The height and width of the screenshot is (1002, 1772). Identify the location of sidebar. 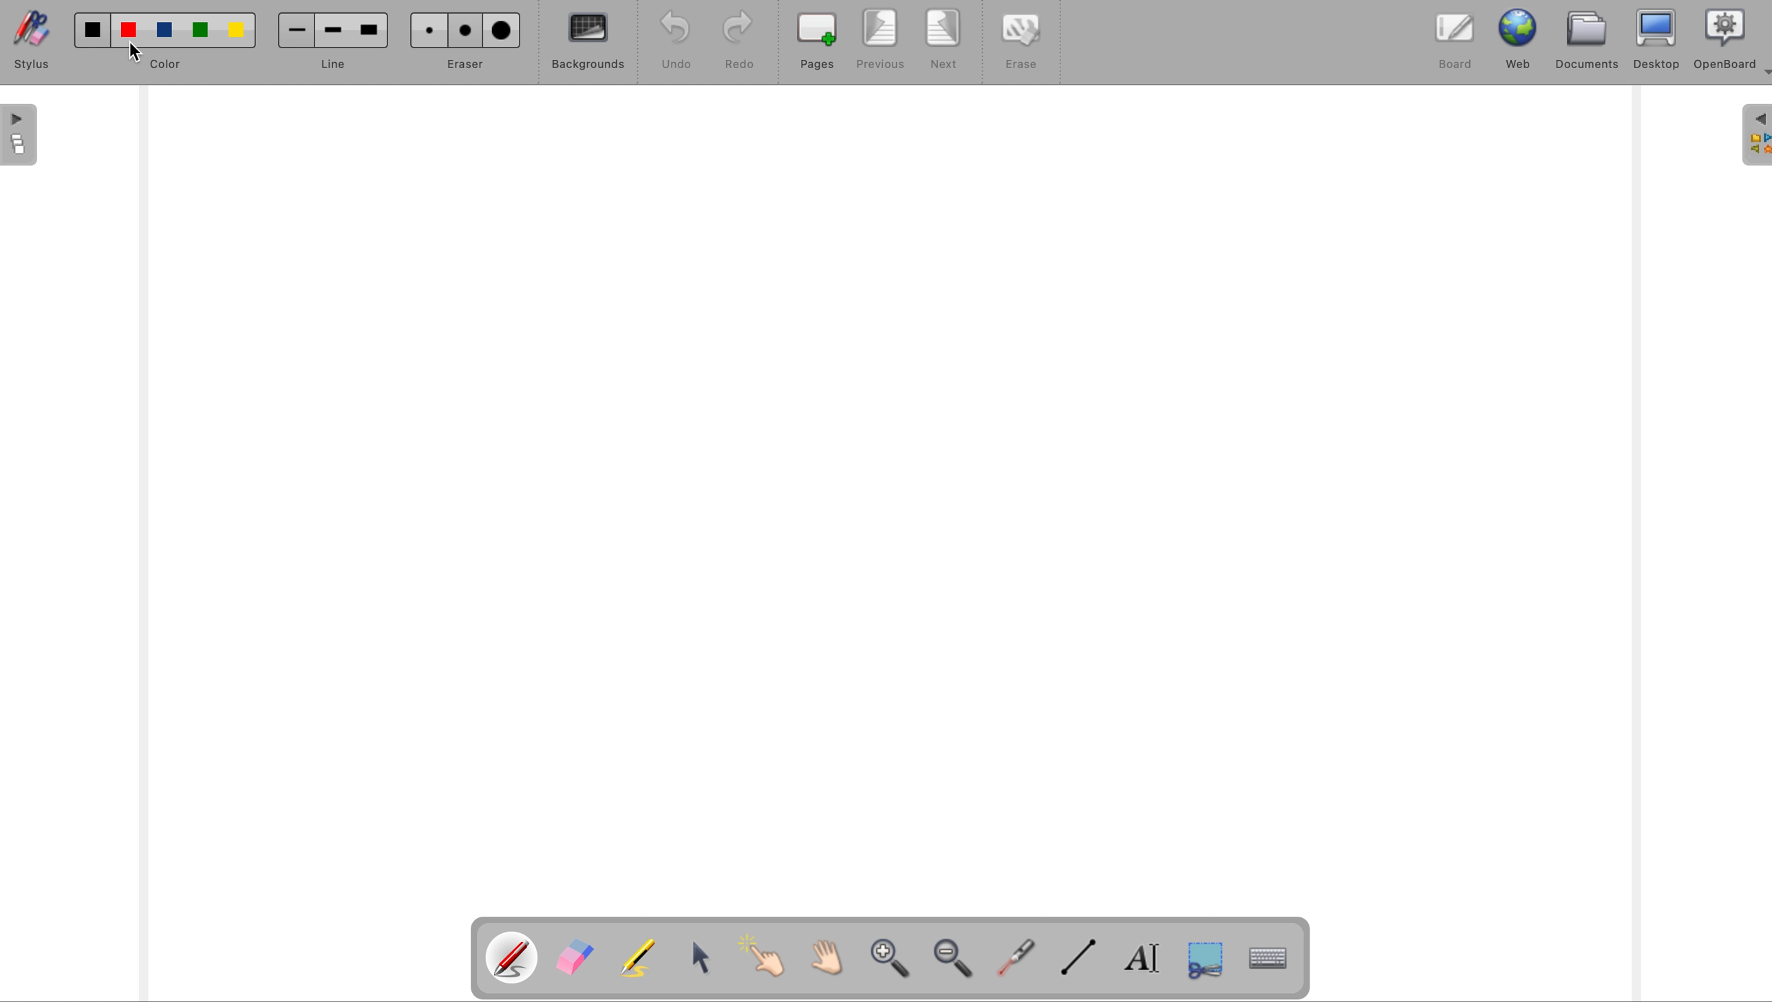
(1753, 136).